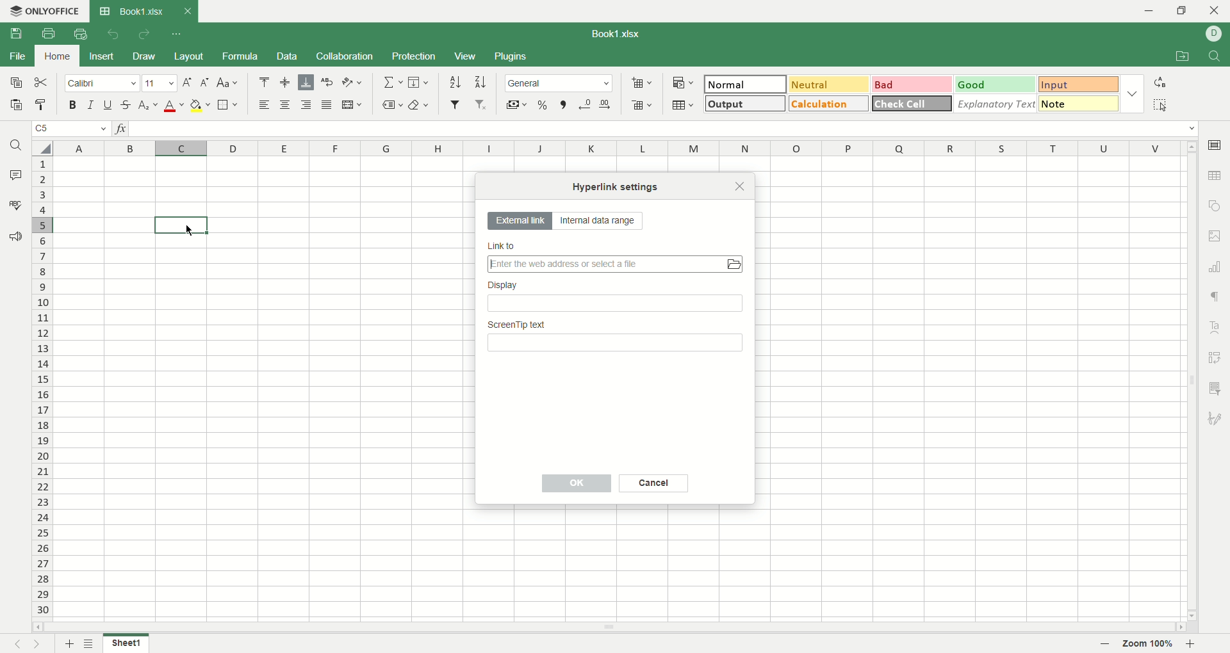 The height and width of the screenshot is (653, 1230). What do you see at coordinates (578, 483) in the screenshot?
I see `ok` at bounding box center [578, 483].